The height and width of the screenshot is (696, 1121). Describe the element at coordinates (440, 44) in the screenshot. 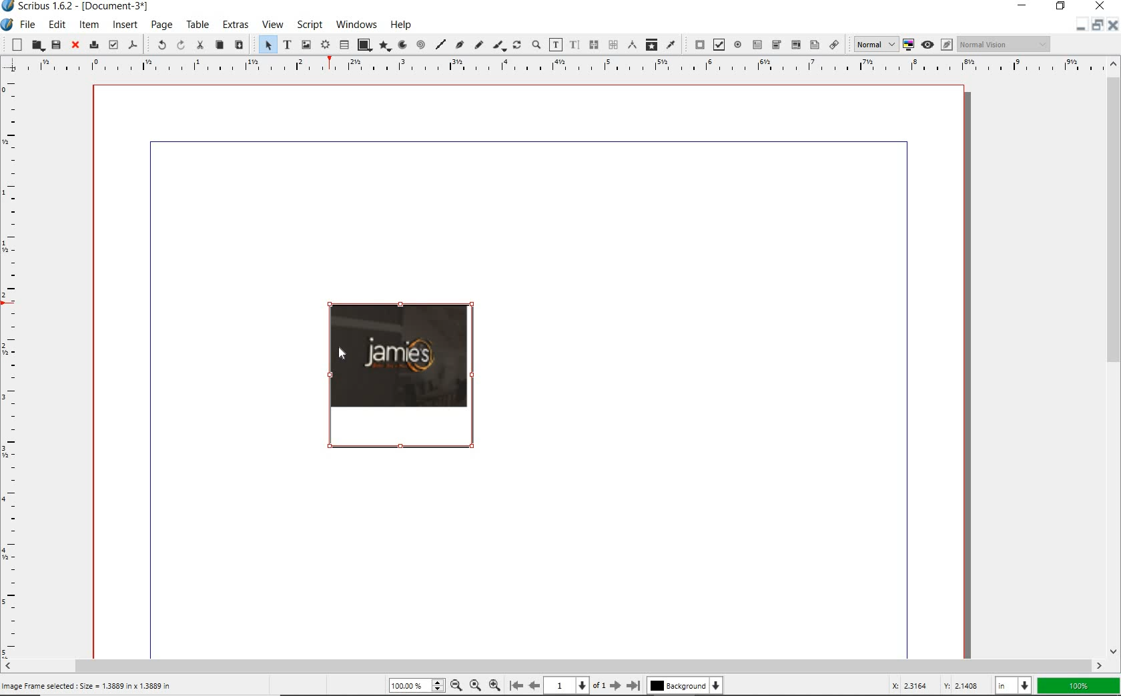

I see `line` at that location.